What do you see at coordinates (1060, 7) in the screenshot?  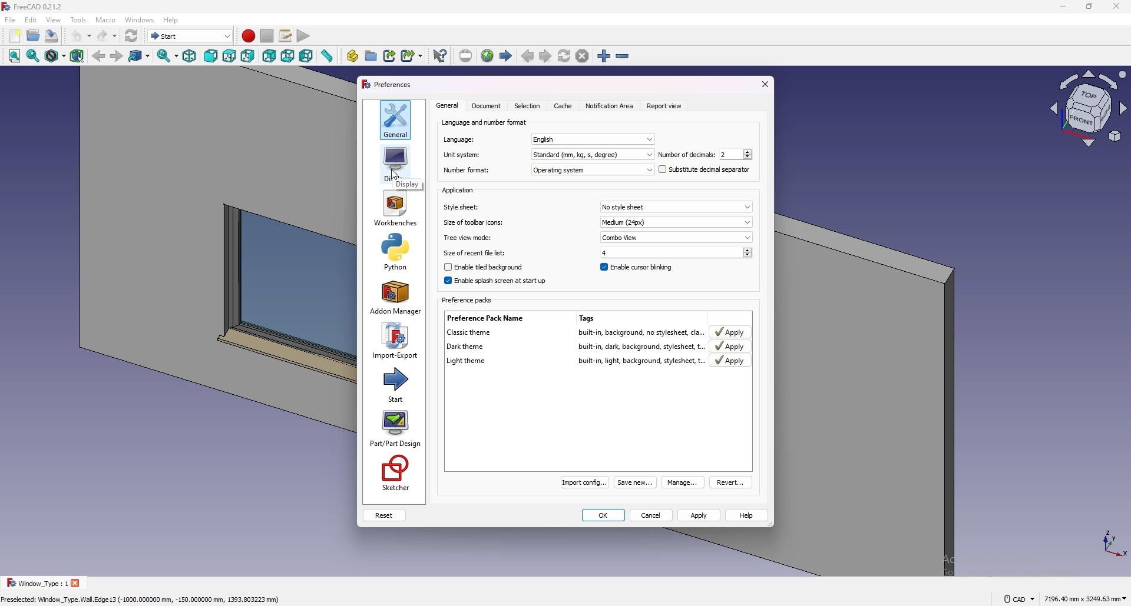 I see `minimize` at bounding box center [1060, 7].